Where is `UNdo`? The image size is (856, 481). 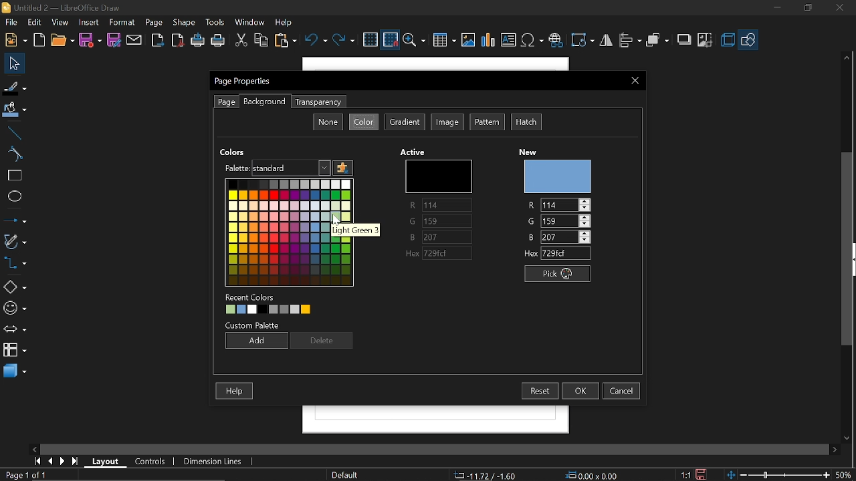
UNdo is located at coordinates (315, 41).